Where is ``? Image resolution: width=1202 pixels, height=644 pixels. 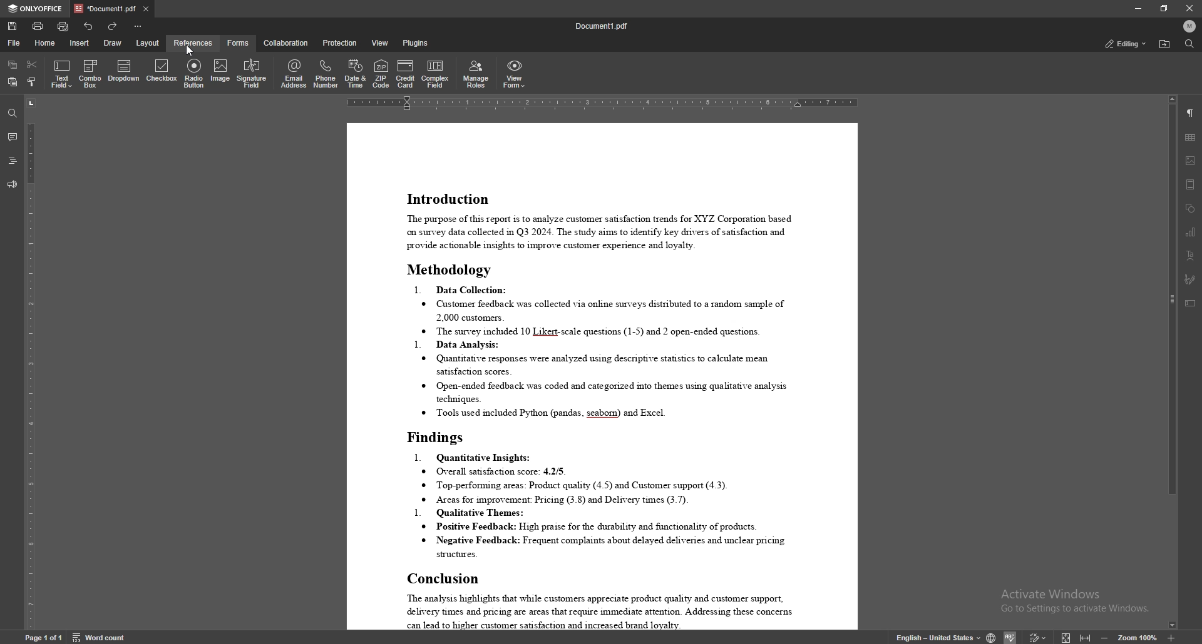  is located at coordinates (1036, 638).